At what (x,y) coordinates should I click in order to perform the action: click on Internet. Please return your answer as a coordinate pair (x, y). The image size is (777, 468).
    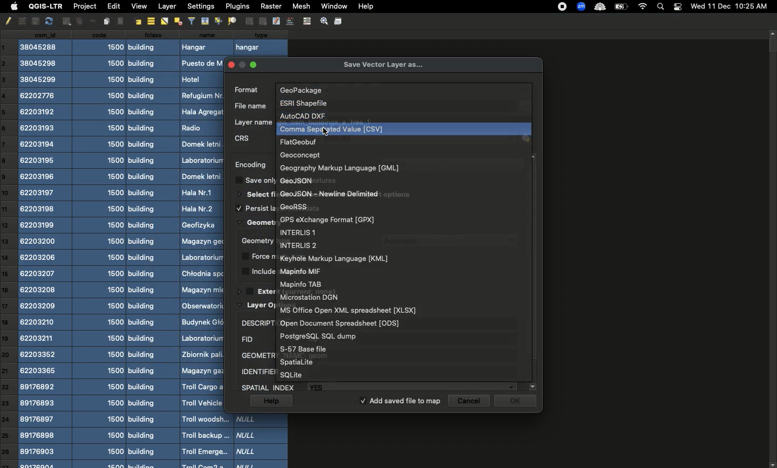
    Looking at the image, I should click on (642, 6).